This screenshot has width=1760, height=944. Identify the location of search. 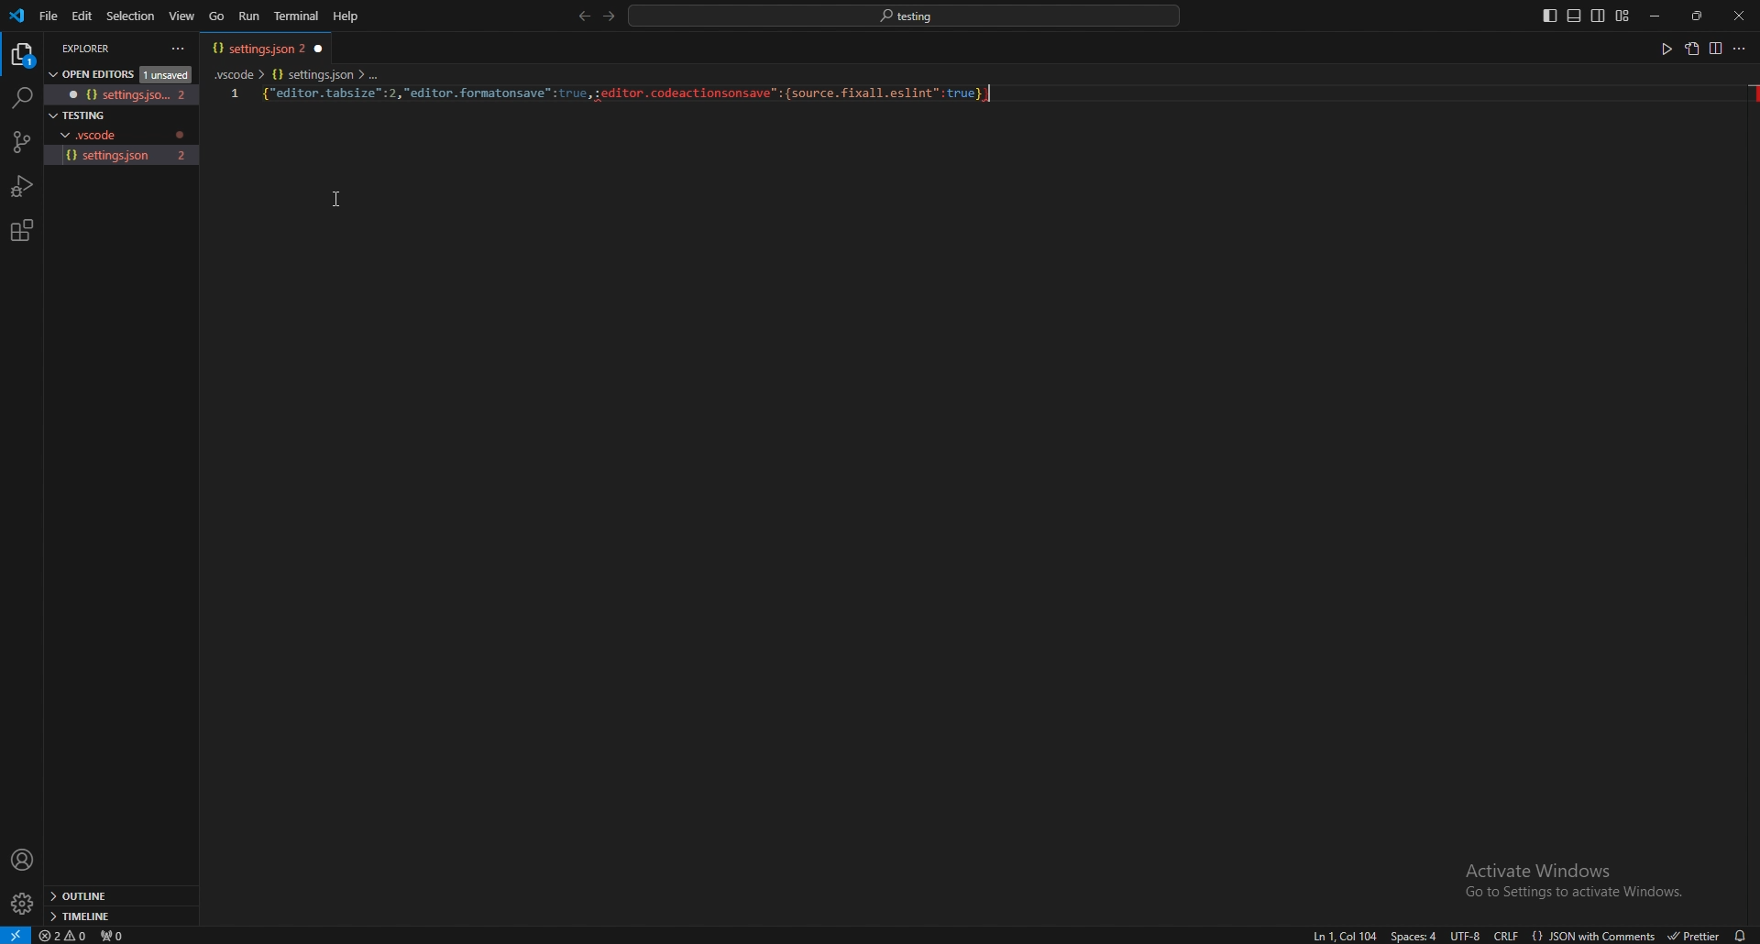
(21, 97).